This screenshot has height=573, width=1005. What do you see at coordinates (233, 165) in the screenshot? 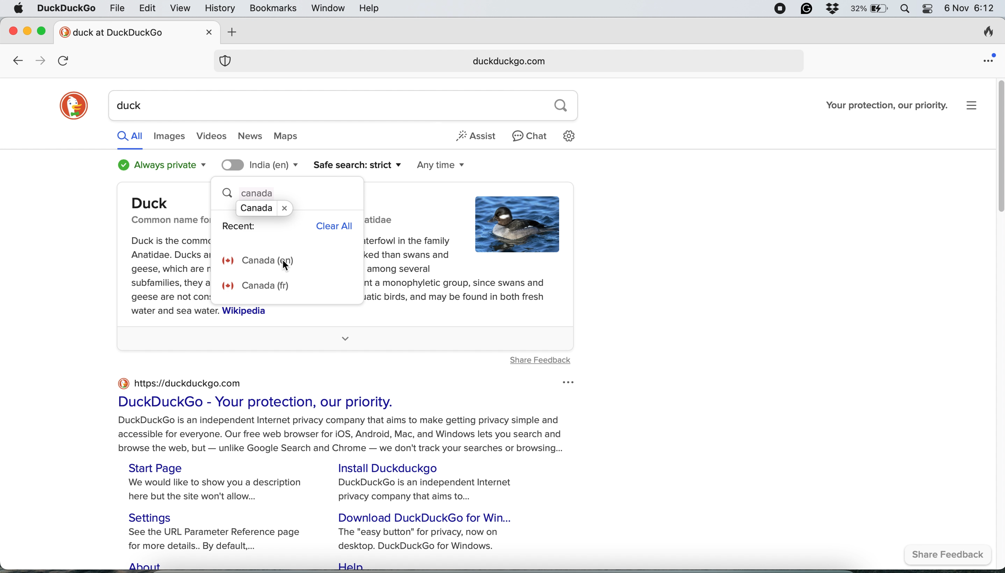
I see `toggle location` at bounding box center [233, 165].